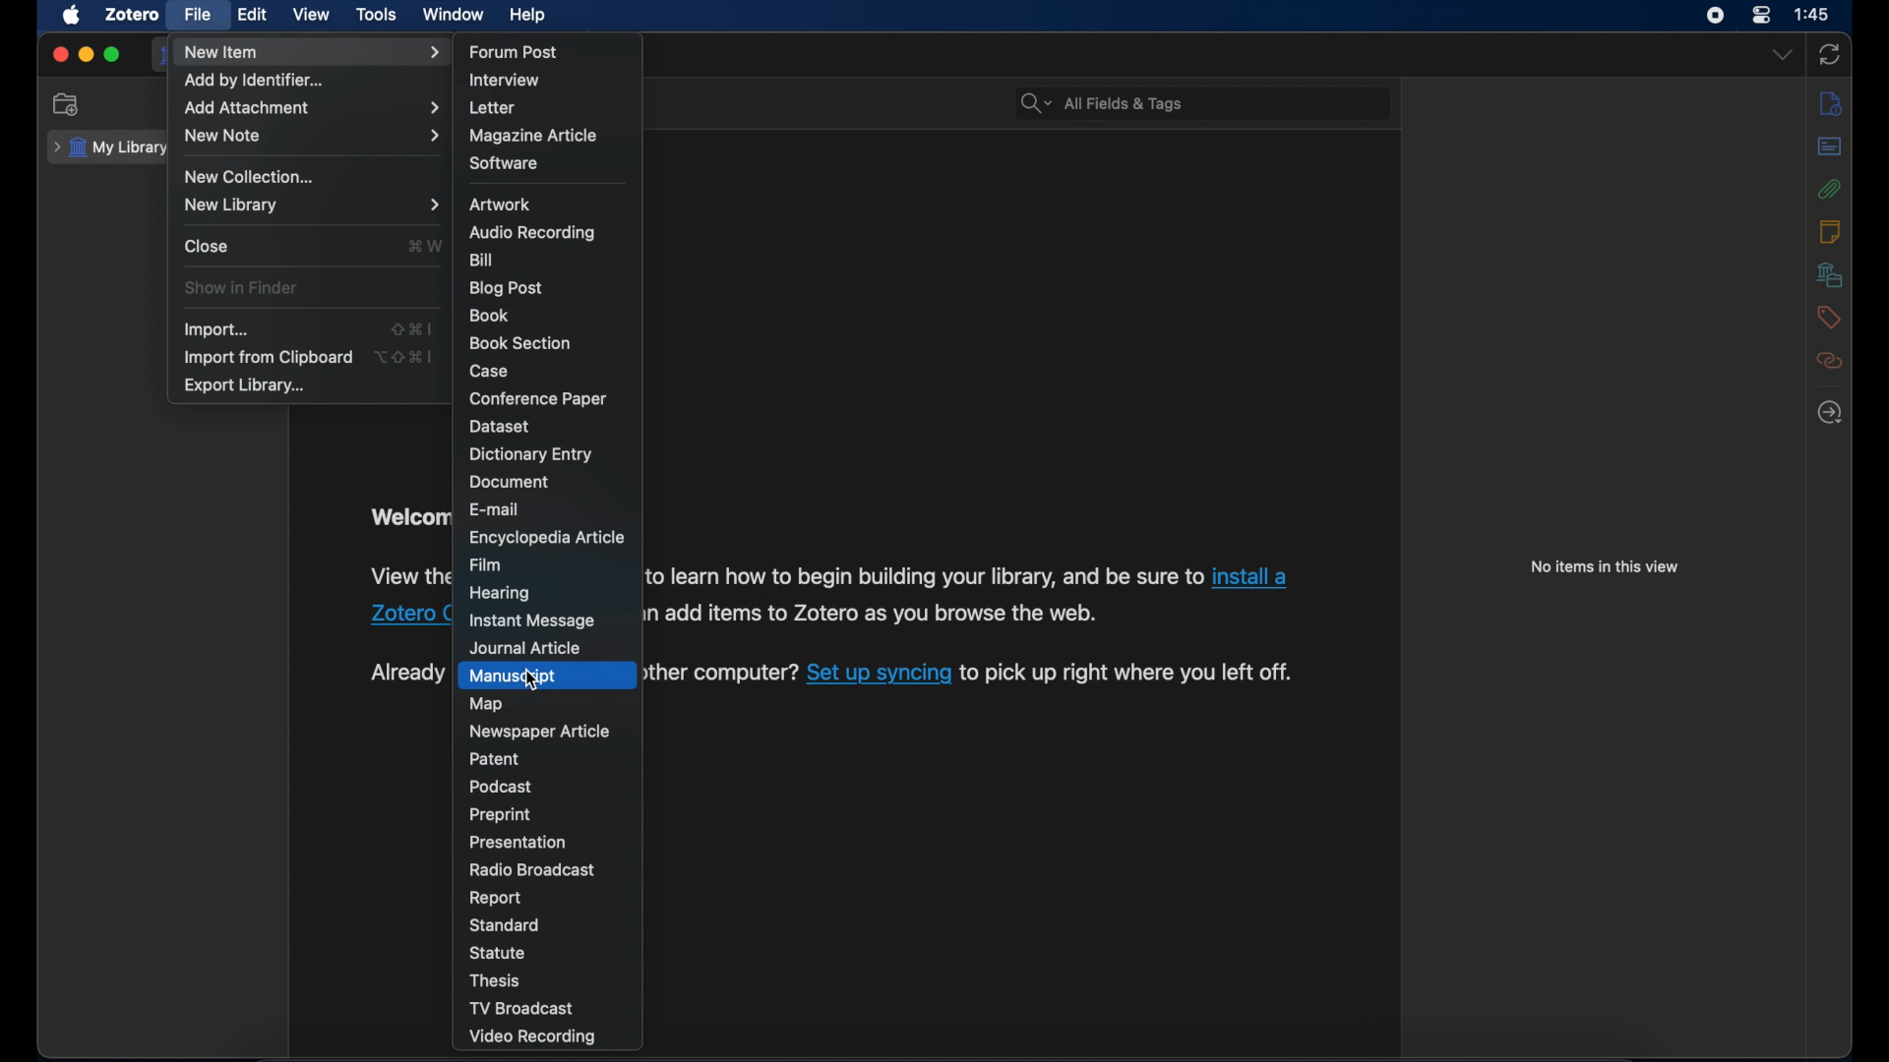 The height and width of the screenshot is (1062, 1889). I want to click on minimize, so click(85, 56).